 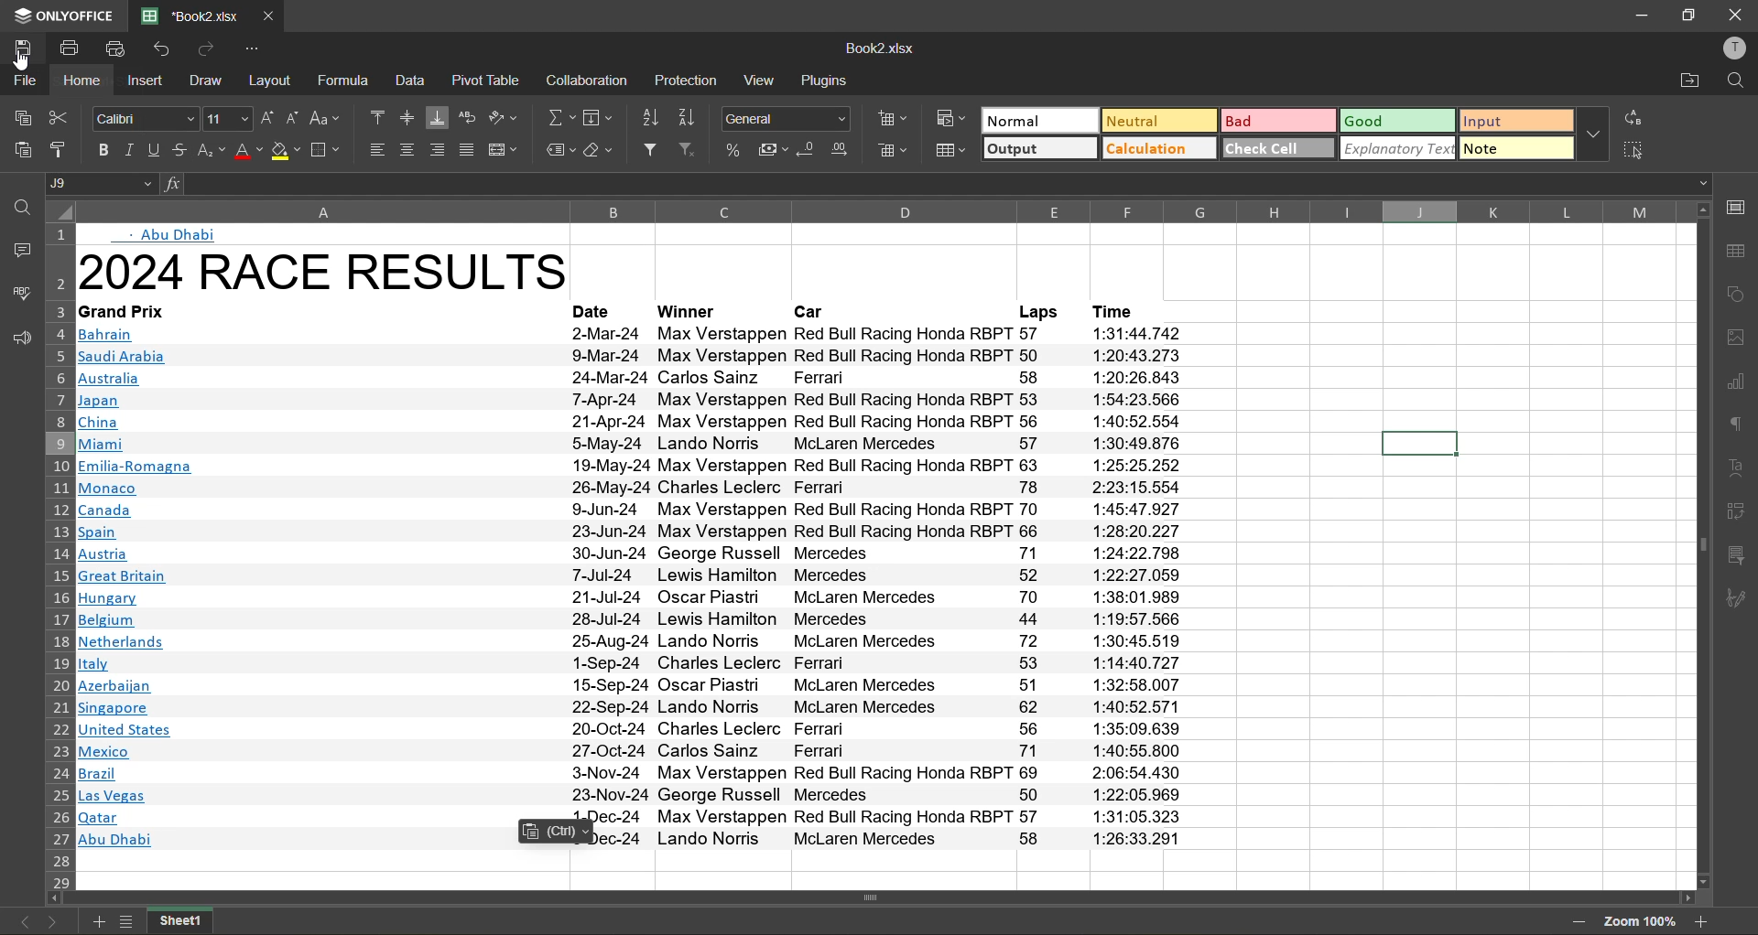 What do you see at coordinates (65, 151) in the screenshot?
I see `copy style` at bounding box center [65, 151].